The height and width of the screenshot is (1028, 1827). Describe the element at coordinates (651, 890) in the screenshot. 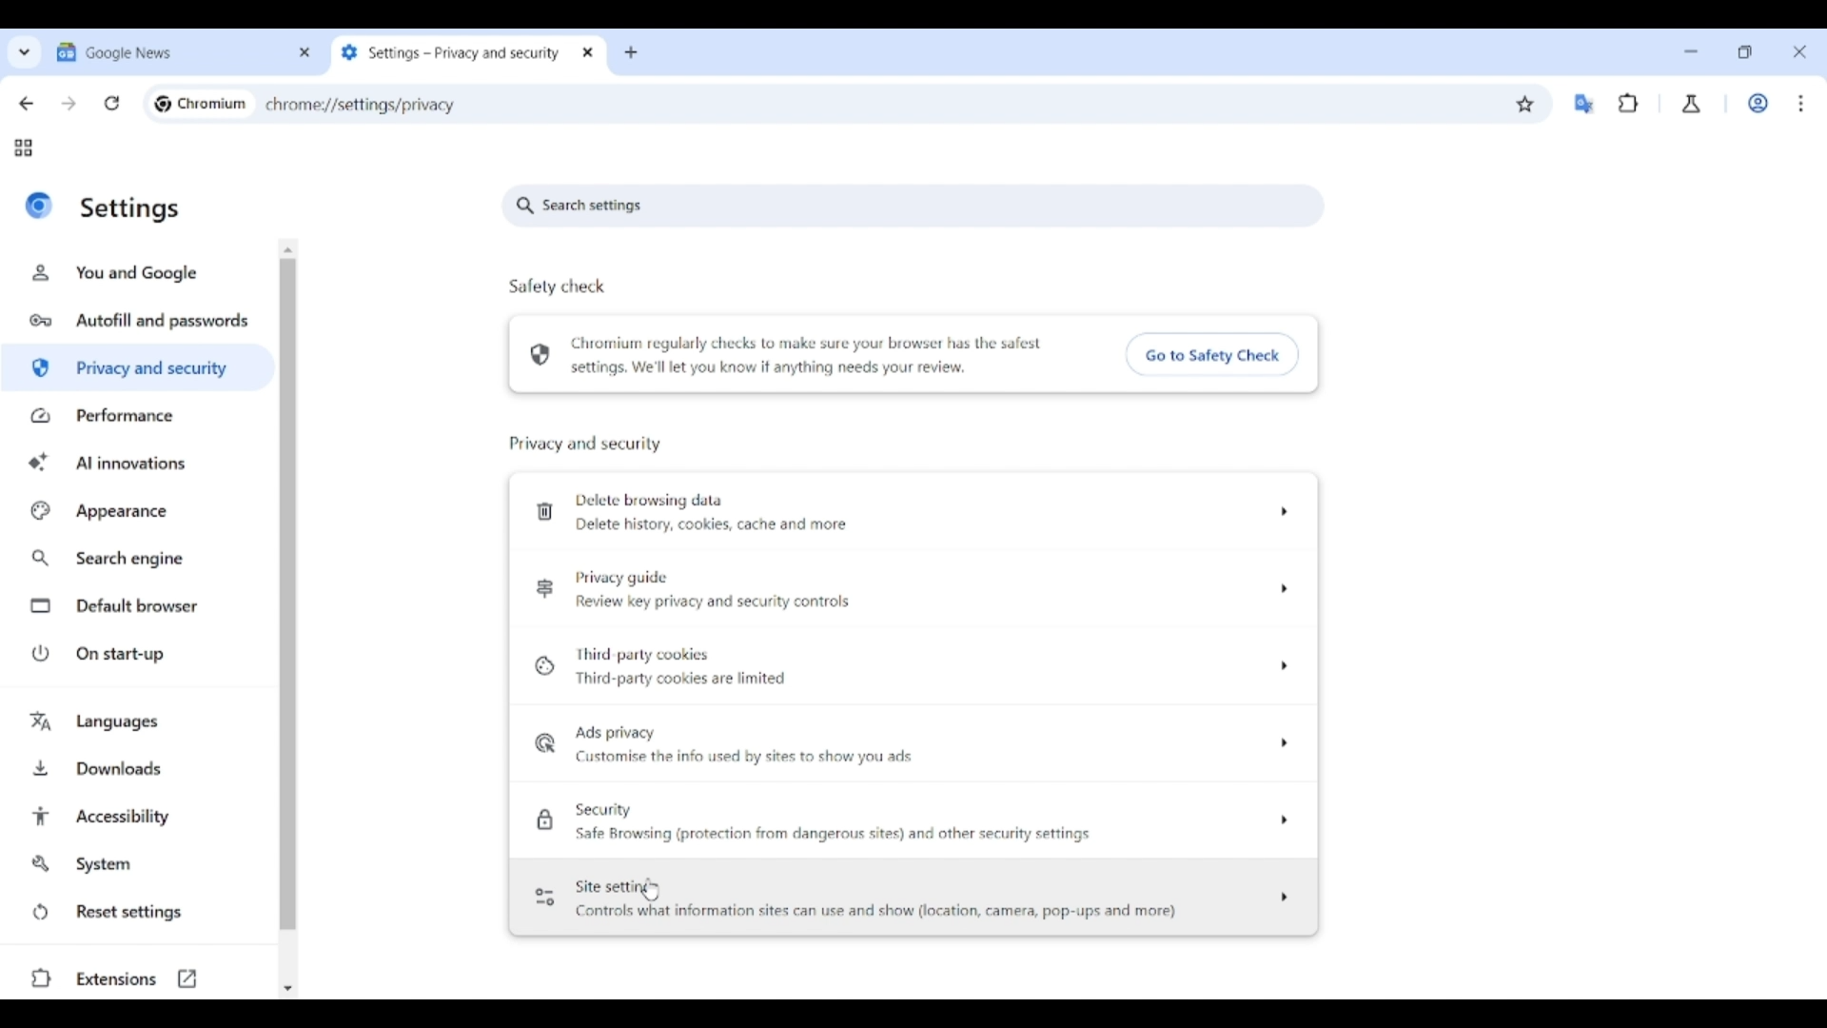

I see `Cursor clicking on site settings` at that location.